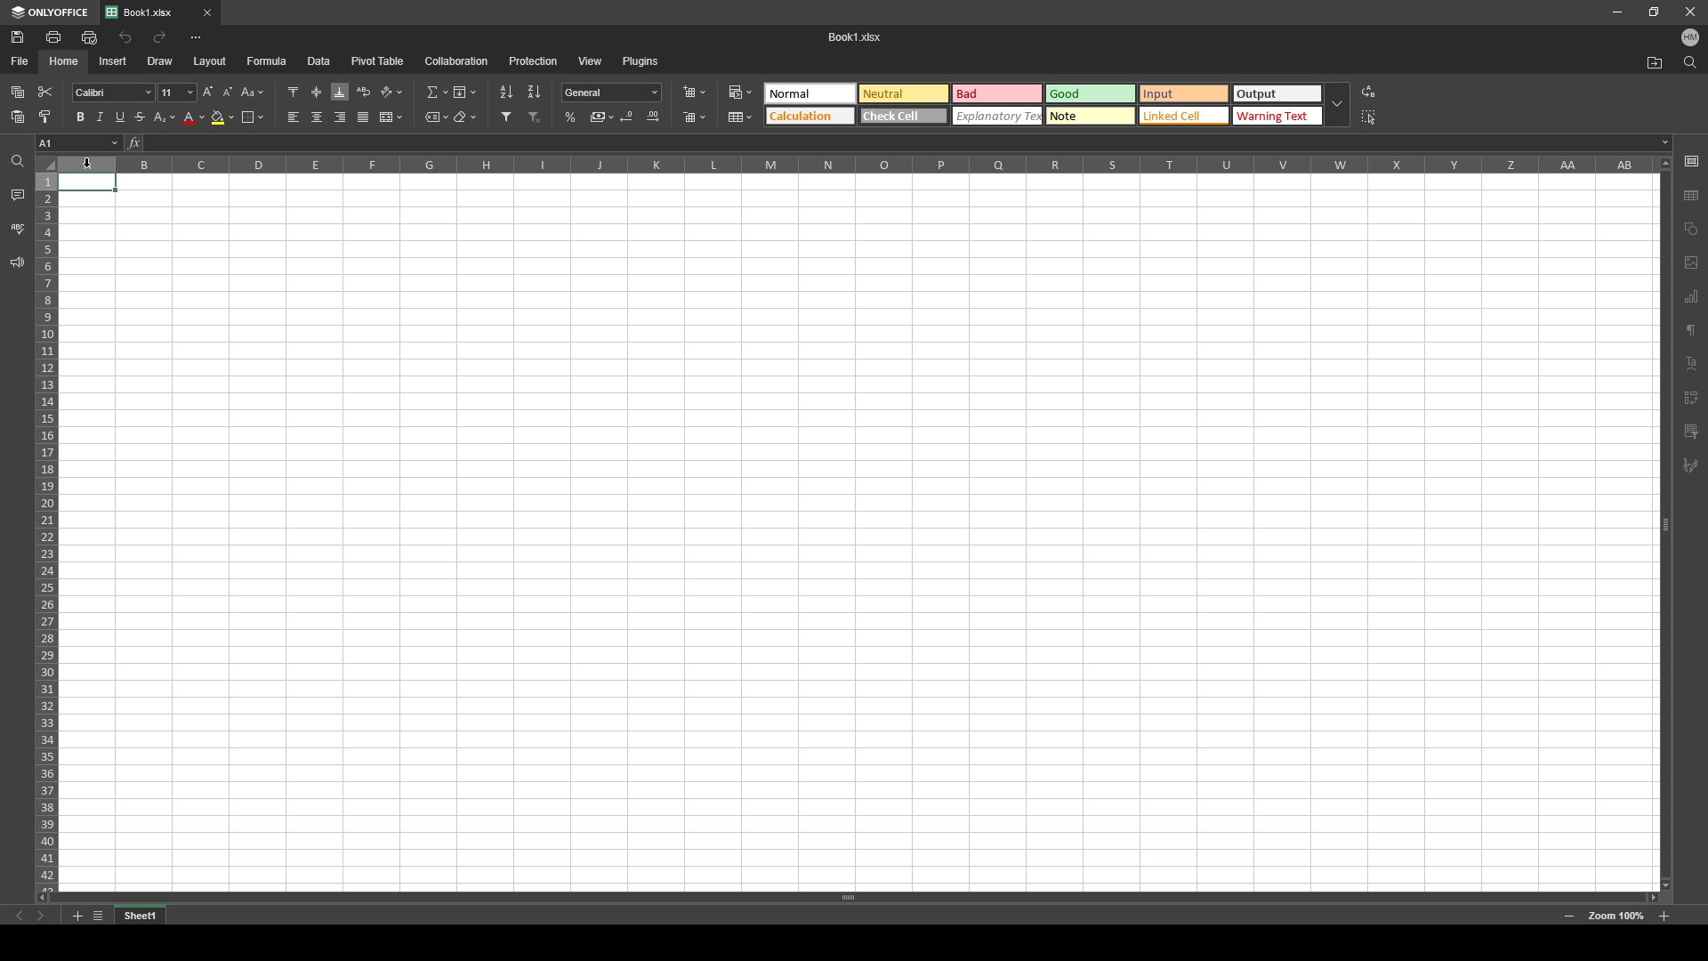 This screenshot has height=961, width=1708. What do you see at coordinates (318, 93) in the screenshot?
I see `align middle` at bounding box center [318, 93].